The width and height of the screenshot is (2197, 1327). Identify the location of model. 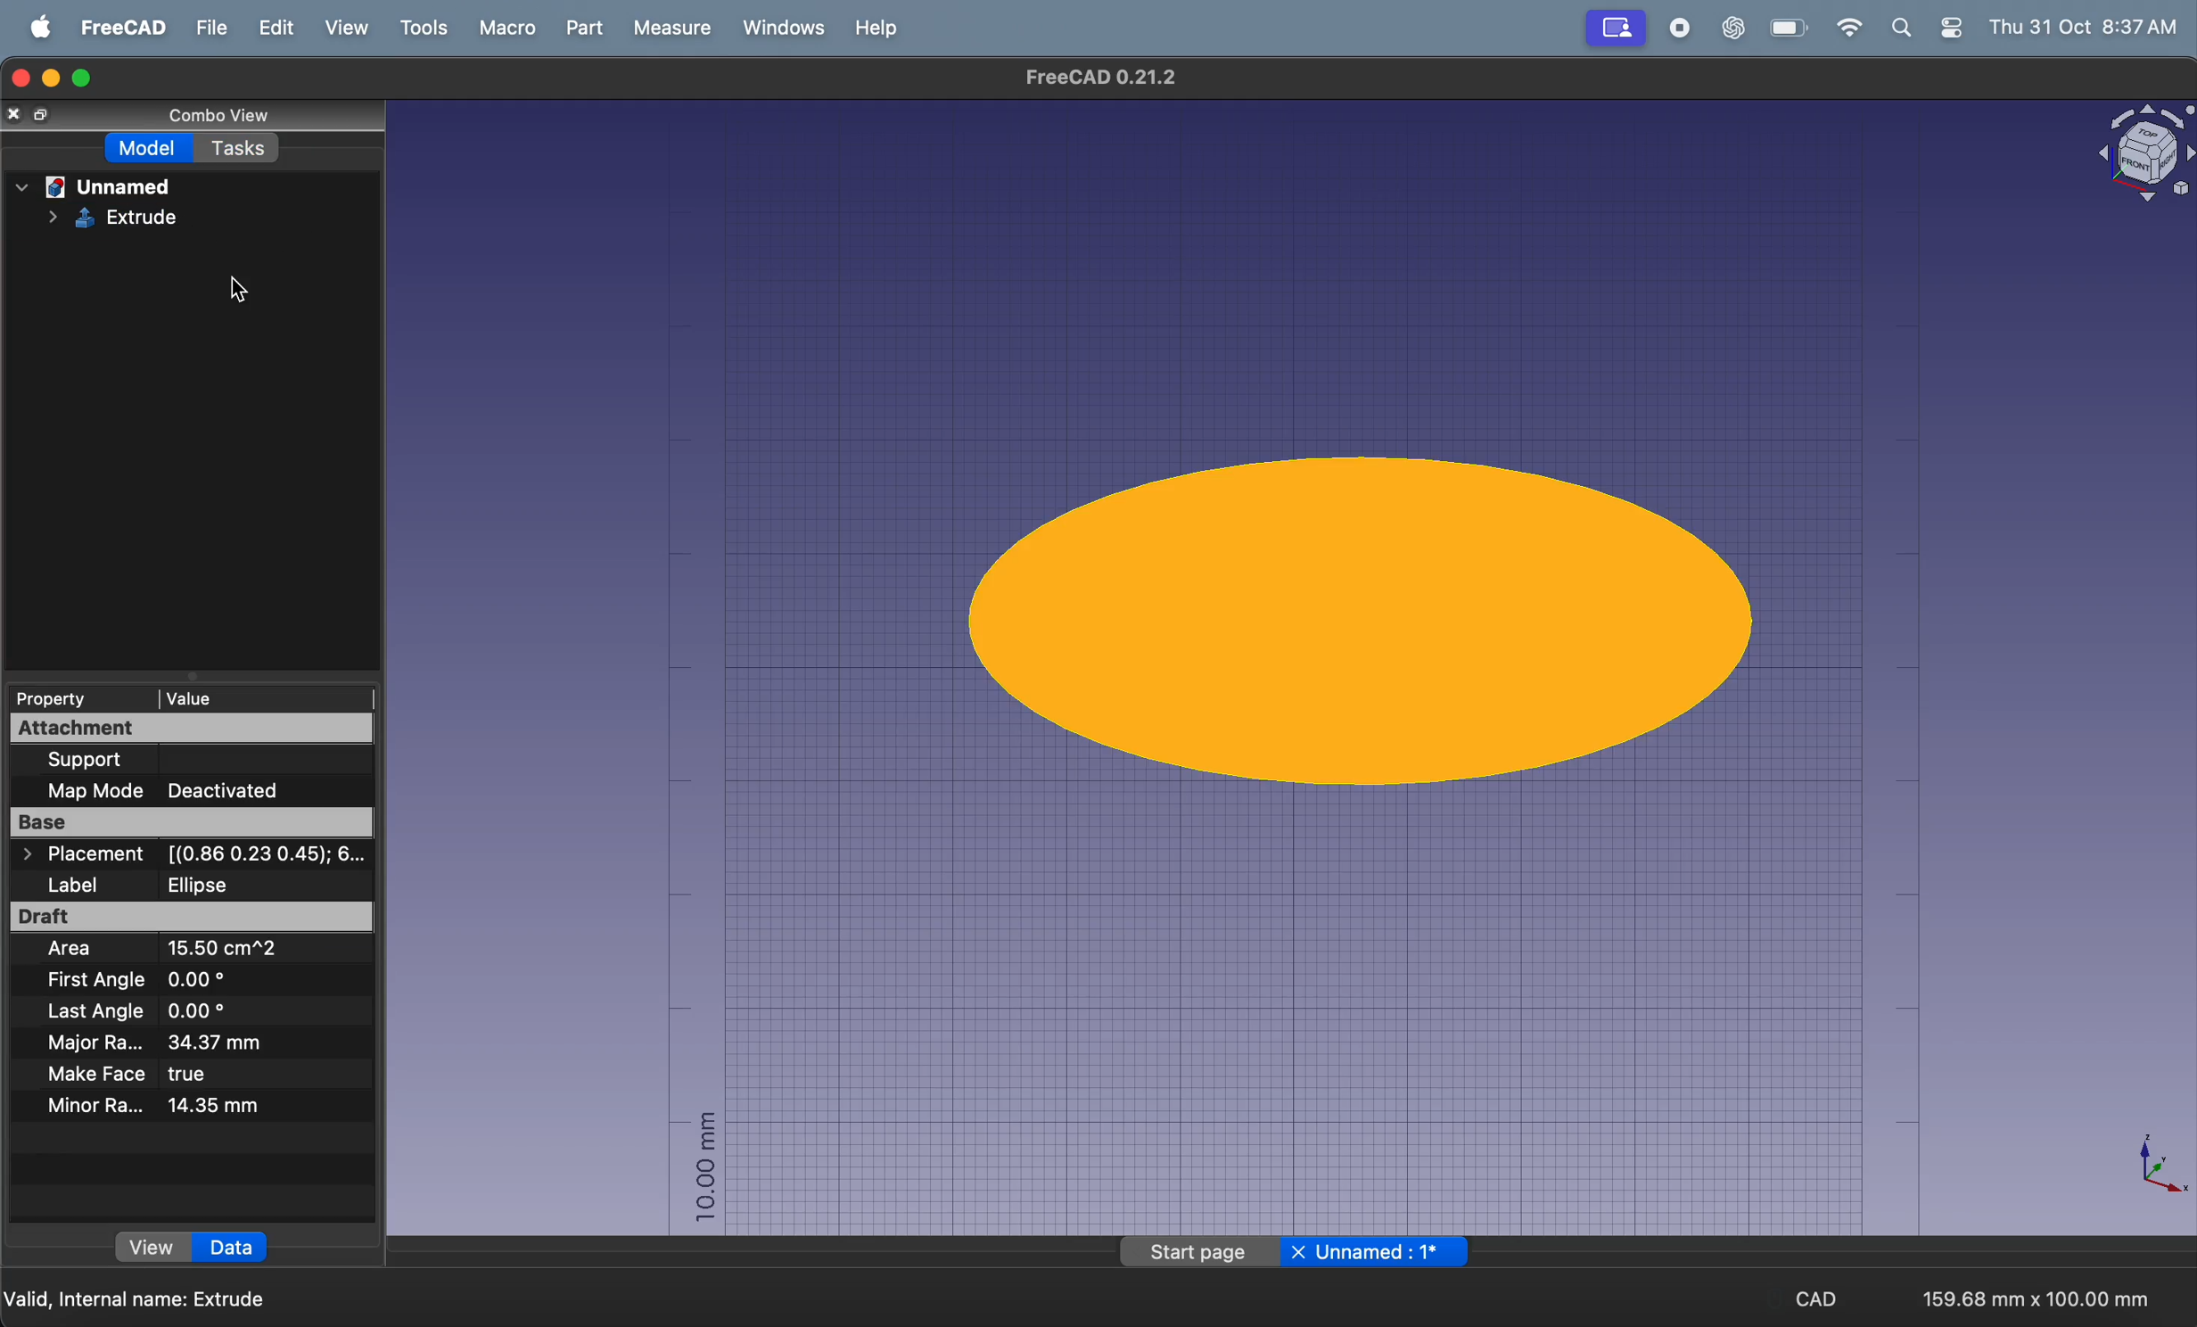
(144, 152).